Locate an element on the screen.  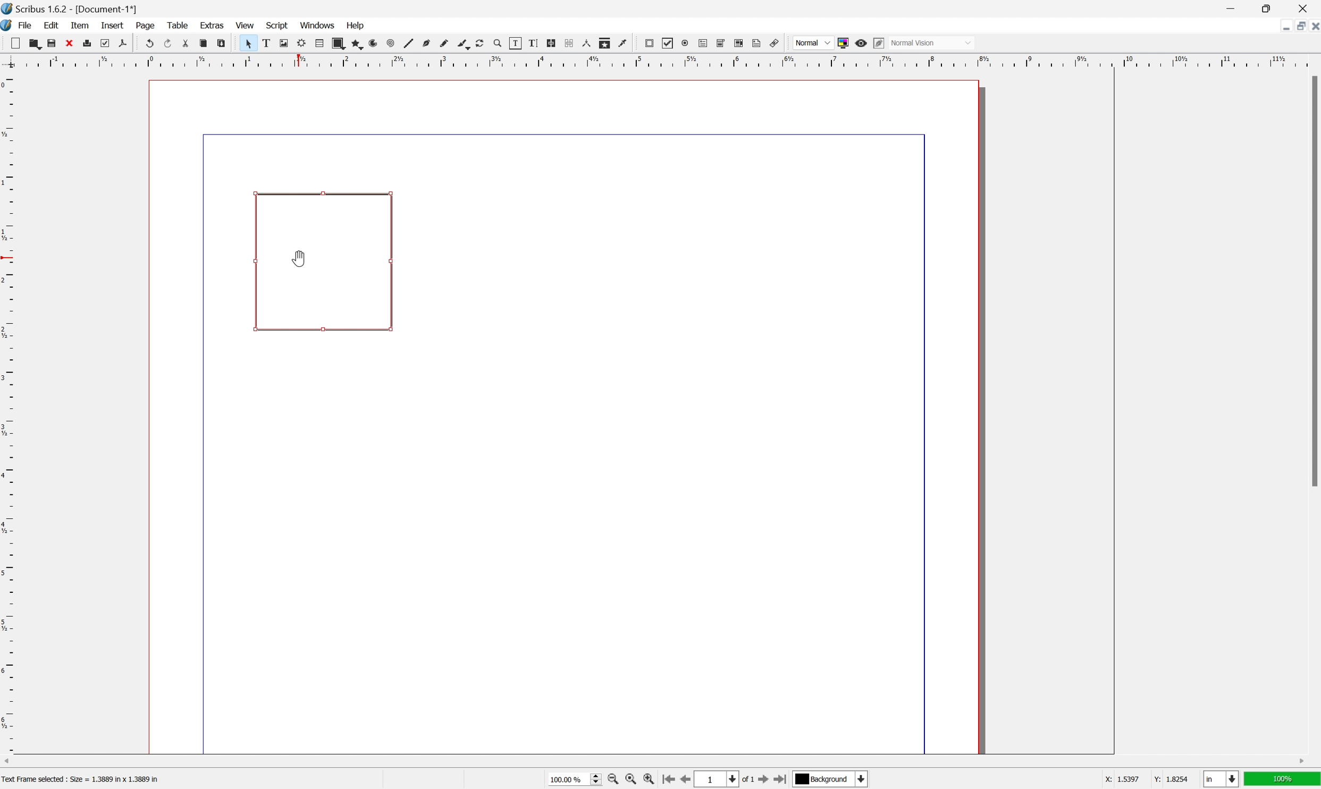
scroll bar is located at coordinates (1312, 281).